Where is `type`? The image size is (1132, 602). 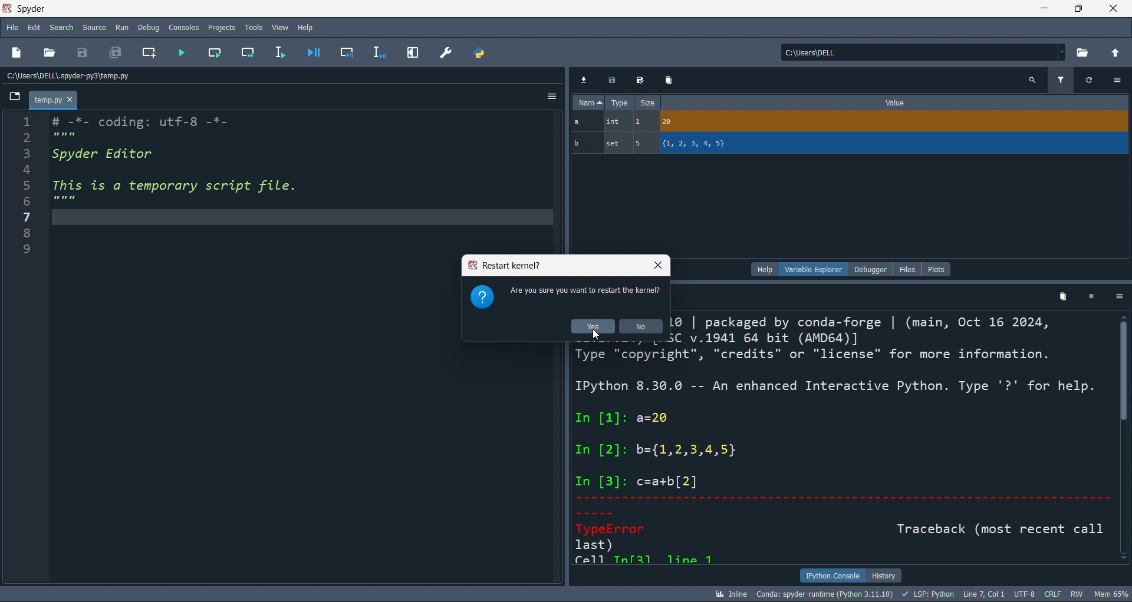
type is located at coordinates (621, 102).